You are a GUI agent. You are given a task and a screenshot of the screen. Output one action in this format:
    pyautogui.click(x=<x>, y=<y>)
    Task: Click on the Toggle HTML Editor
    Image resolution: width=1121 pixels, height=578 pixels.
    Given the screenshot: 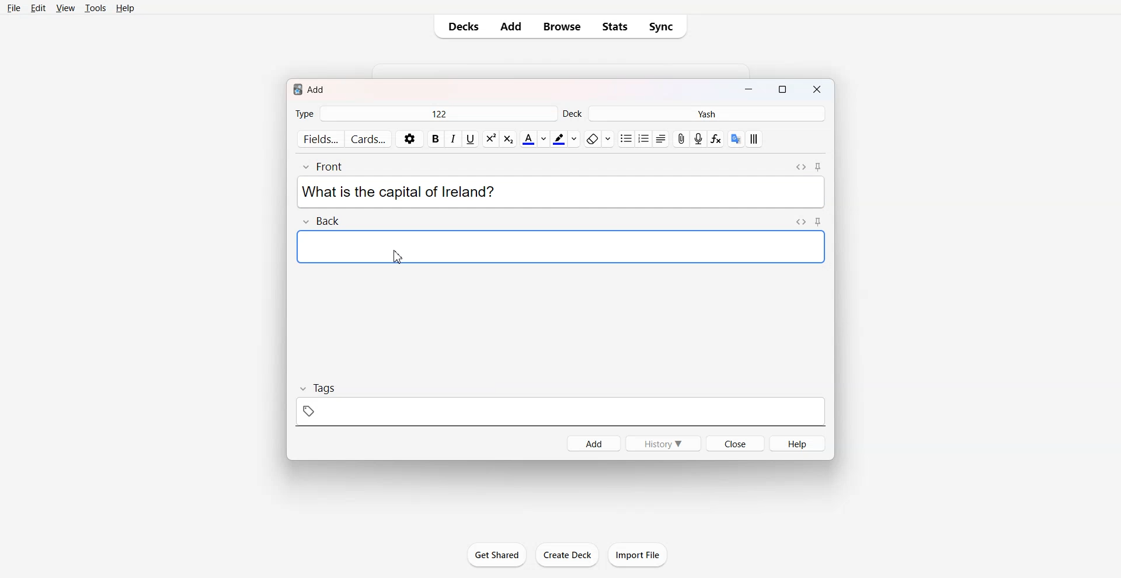 What is the action you would take?
    pyautogui.click(x=800, y=167)
    